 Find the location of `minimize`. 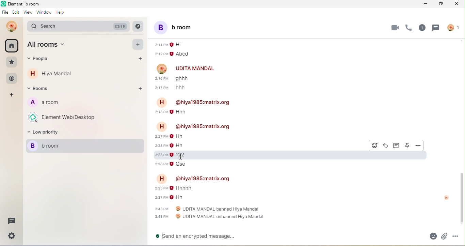

minimize is located at coordinates (425, 4).